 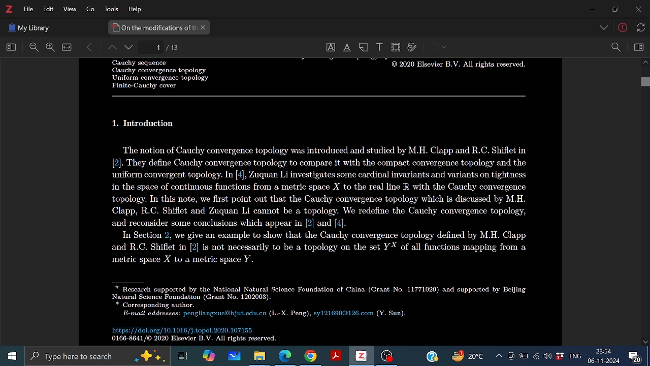 What do you see at coordinates (637, 10) in the screenshot?
I see `Close` at bounding box center [637, 10].